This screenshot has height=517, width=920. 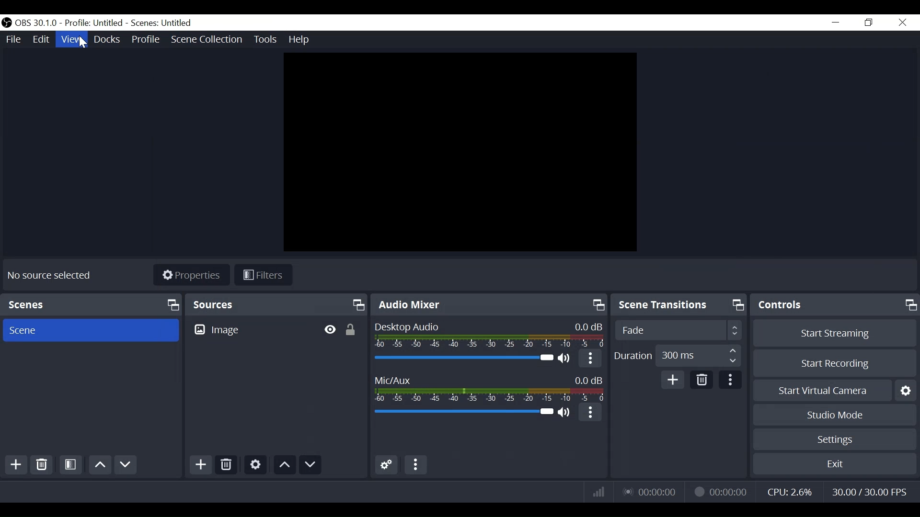 What do you see at coordinates (352, 328) in the screenshot?
I see `(un)lock Source` at bounding box center [352, 328].